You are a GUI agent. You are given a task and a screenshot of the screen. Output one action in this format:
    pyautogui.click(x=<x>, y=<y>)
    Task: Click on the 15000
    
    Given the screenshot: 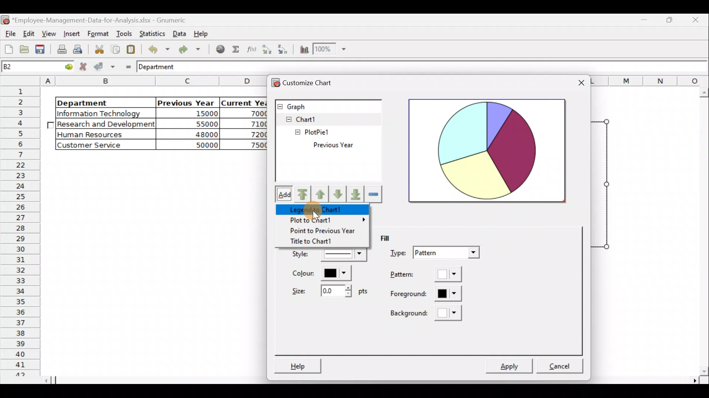 What is the action you would take?
    pyautogui.click(x=193, y=115)
    